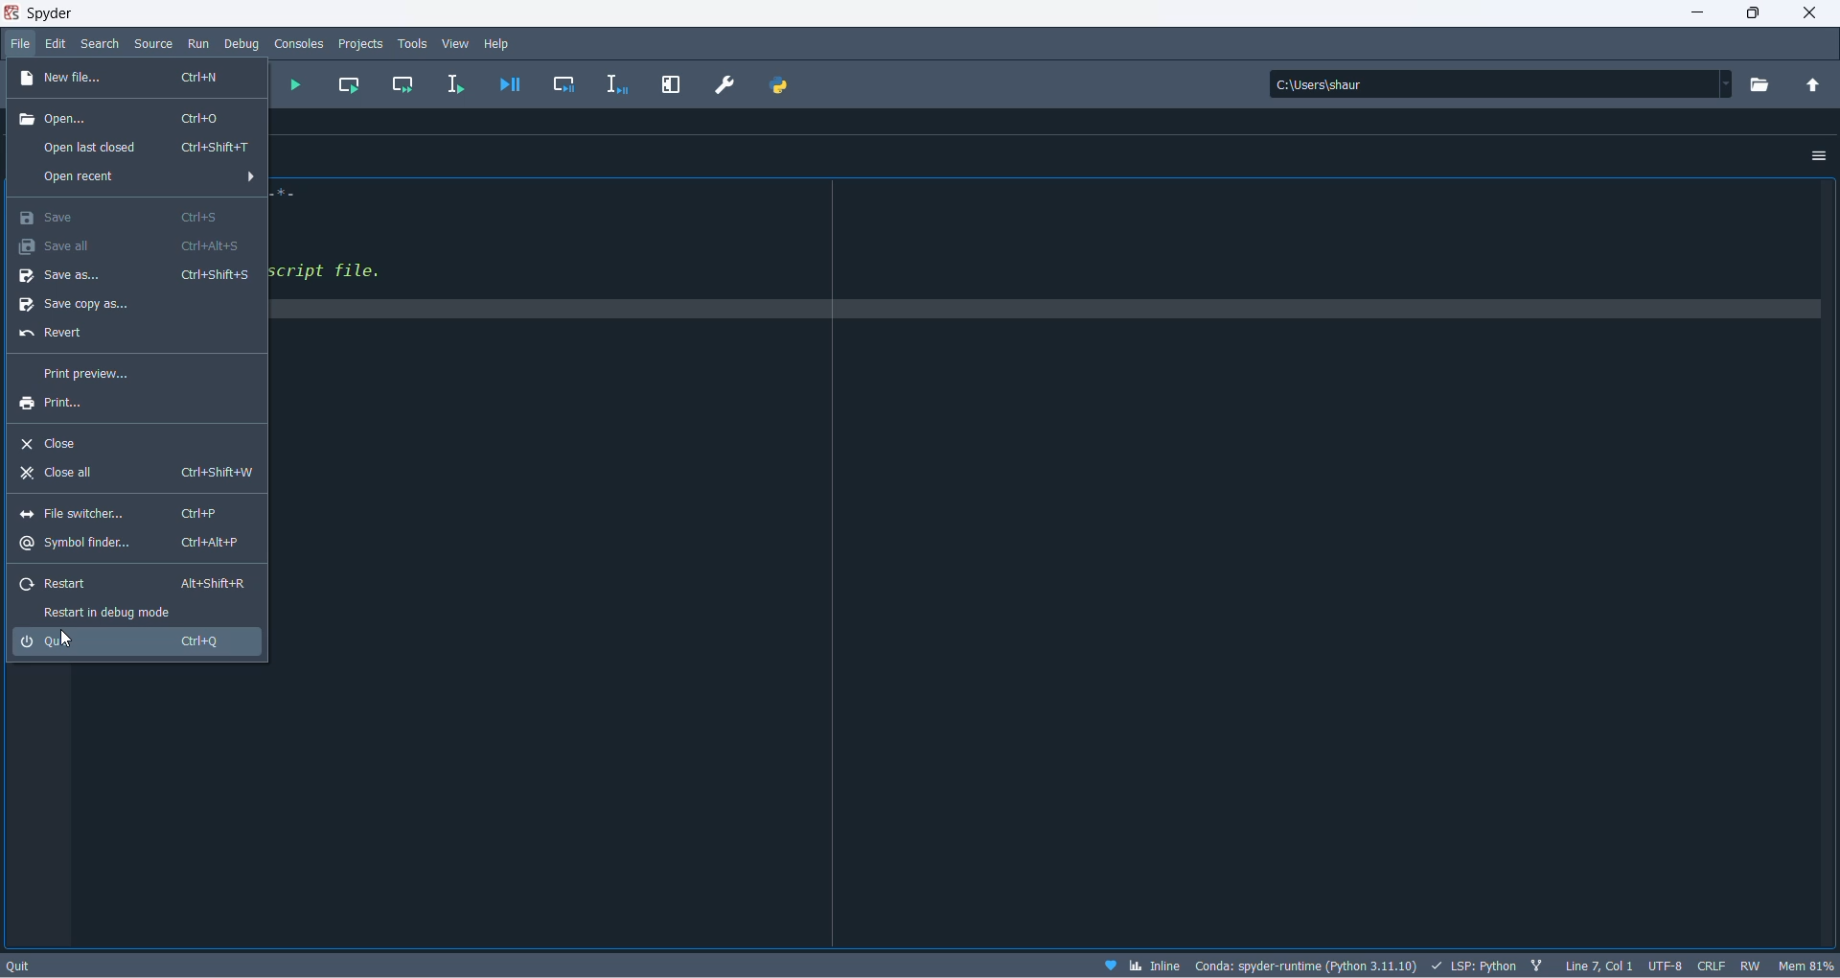  I want to click on debug file, so click(510, 89).